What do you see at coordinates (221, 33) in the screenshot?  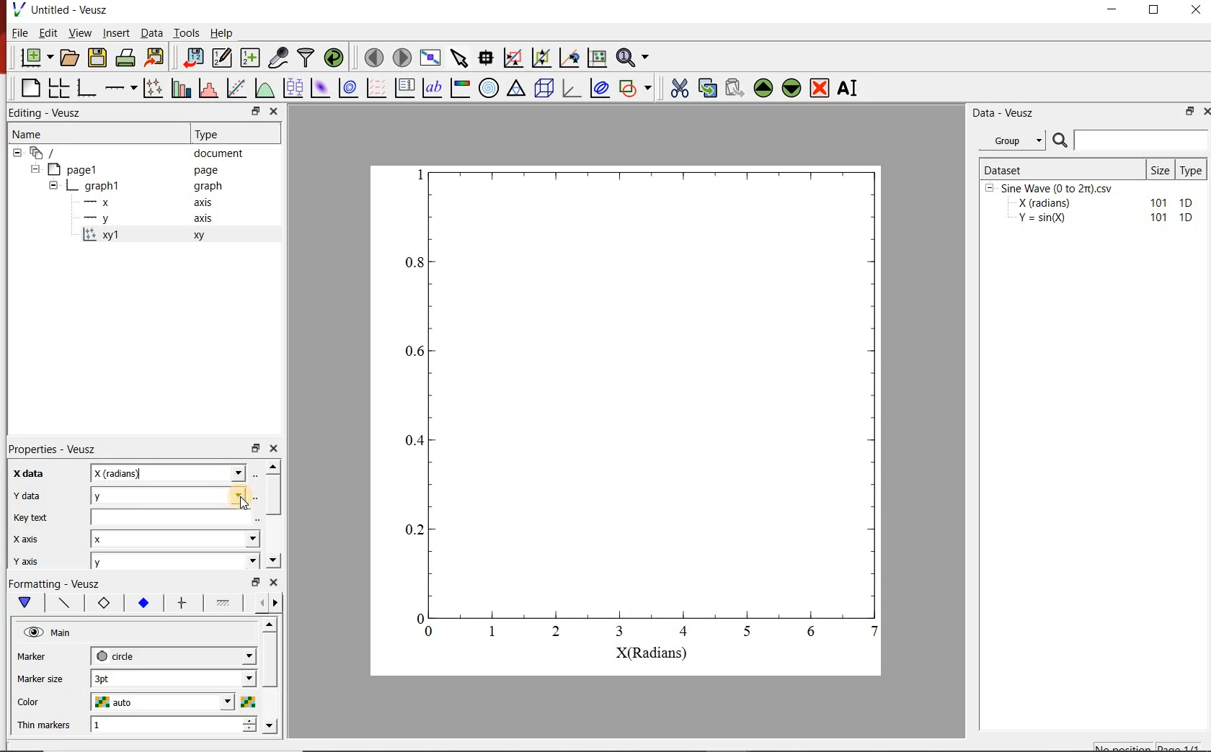 I see `Help` at bounding box center [221, 33].